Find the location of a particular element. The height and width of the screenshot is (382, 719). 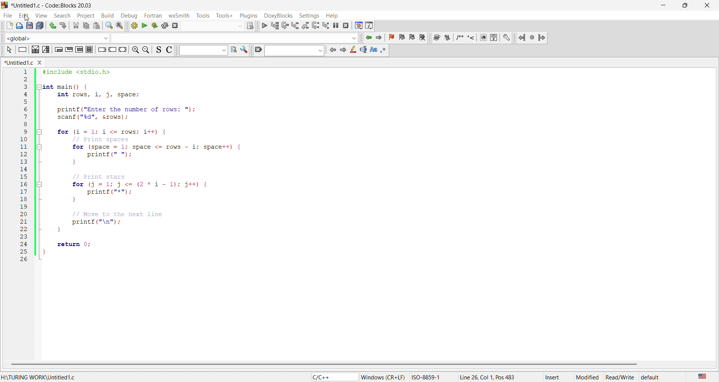

icon is located at coordinates (78, 51).